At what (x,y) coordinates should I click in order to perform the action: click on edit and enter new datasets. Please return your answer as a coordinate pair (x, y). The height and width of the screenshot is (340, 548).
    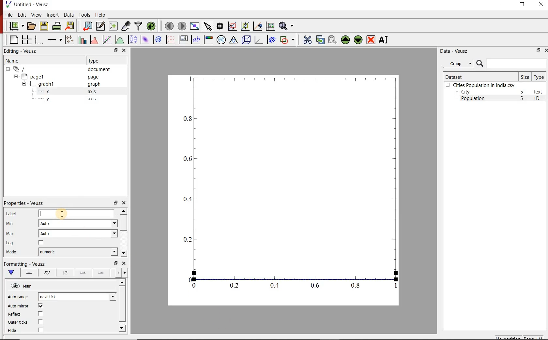
    Looking at the image, I should click on (100, 26).